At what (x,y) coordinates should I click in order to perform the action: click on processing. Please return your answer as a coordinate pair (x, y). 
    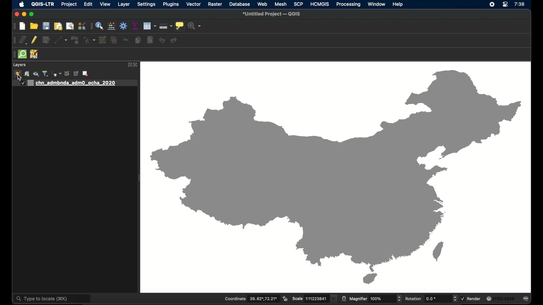
    Looking at the image, I should click on (348, 5).